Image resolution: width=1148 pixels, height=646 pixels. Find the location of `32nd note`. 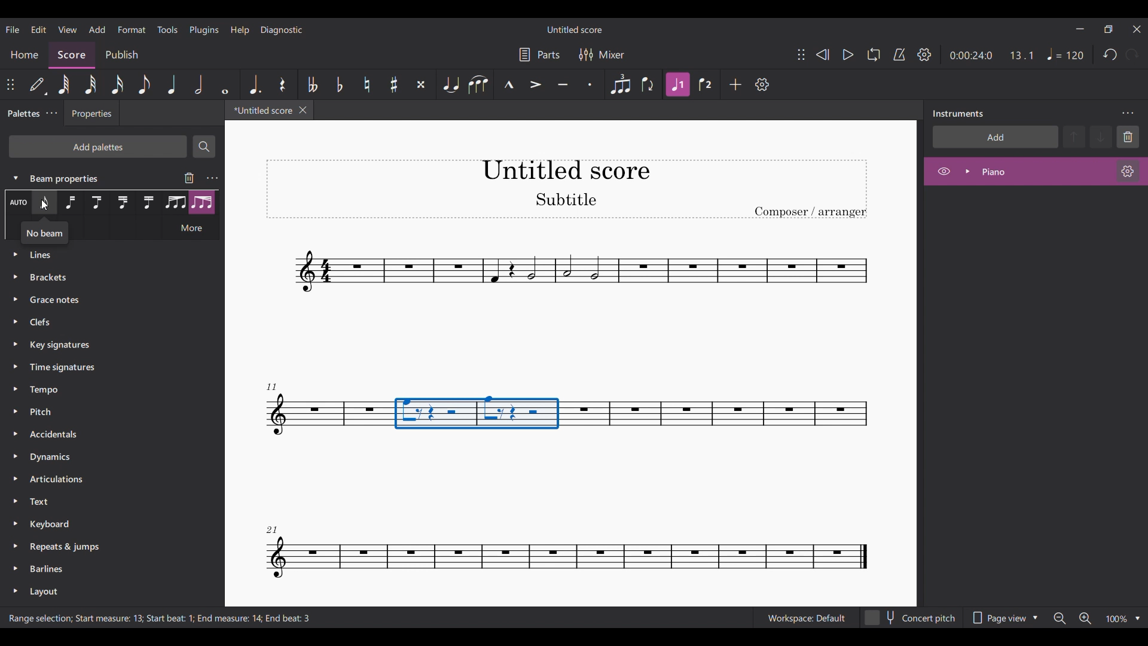

32nd note is located at coordinates (90, 84).